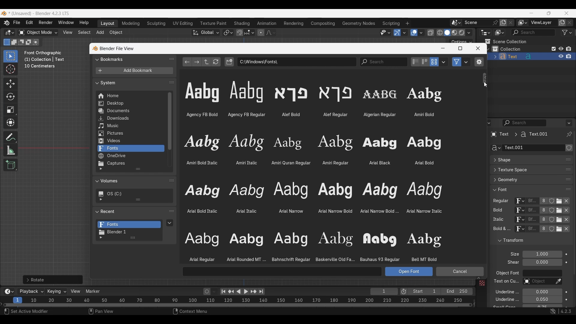 This screenshot has width=576, height=324. Describe the element at coordinates (10, 165) in the screenshot. I see `Add cube` at that location.